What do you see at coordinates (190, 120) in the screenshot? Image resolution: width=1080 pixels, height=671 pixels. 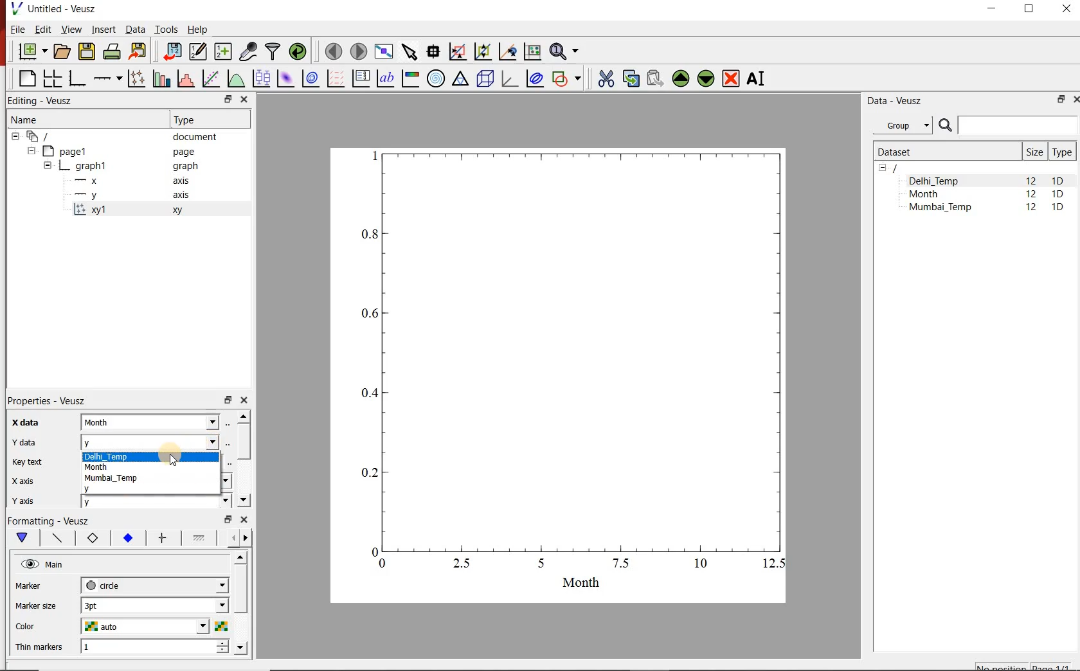 I see `Type` at bounding box center [190, 120].